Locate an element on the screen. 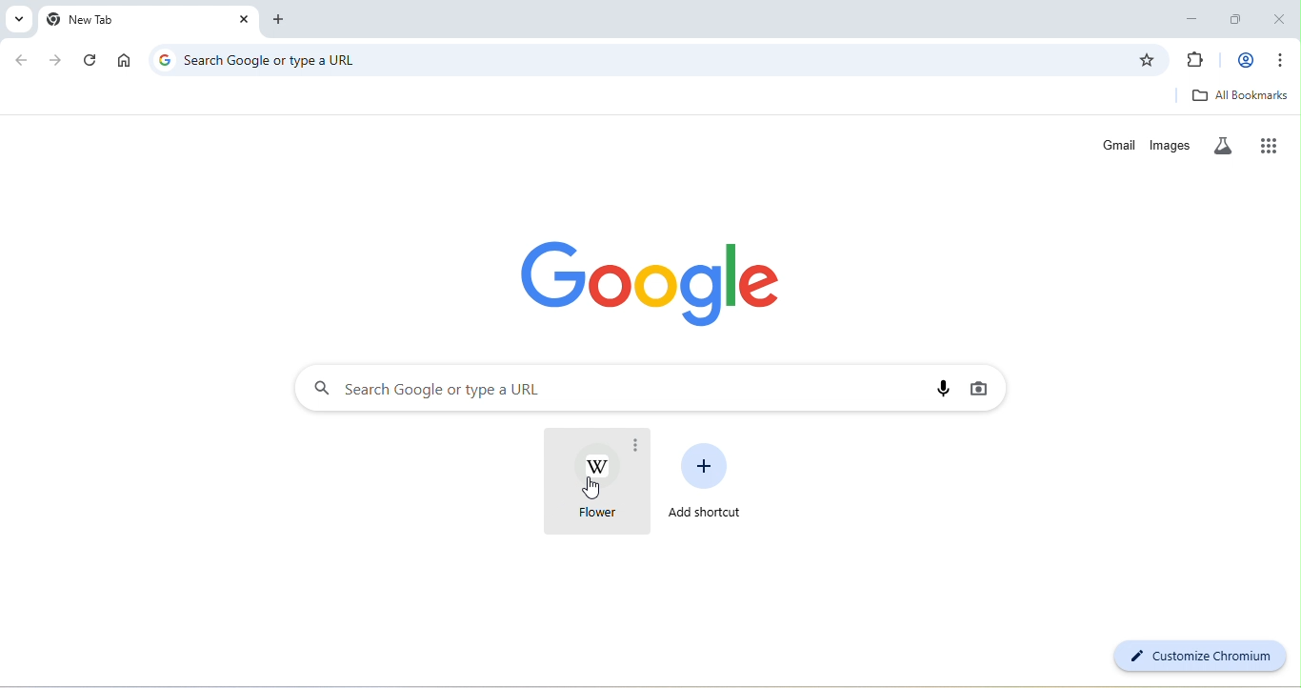 The width and height of the screenshot is (1301, 688). google is located at coordinates (658, 281).